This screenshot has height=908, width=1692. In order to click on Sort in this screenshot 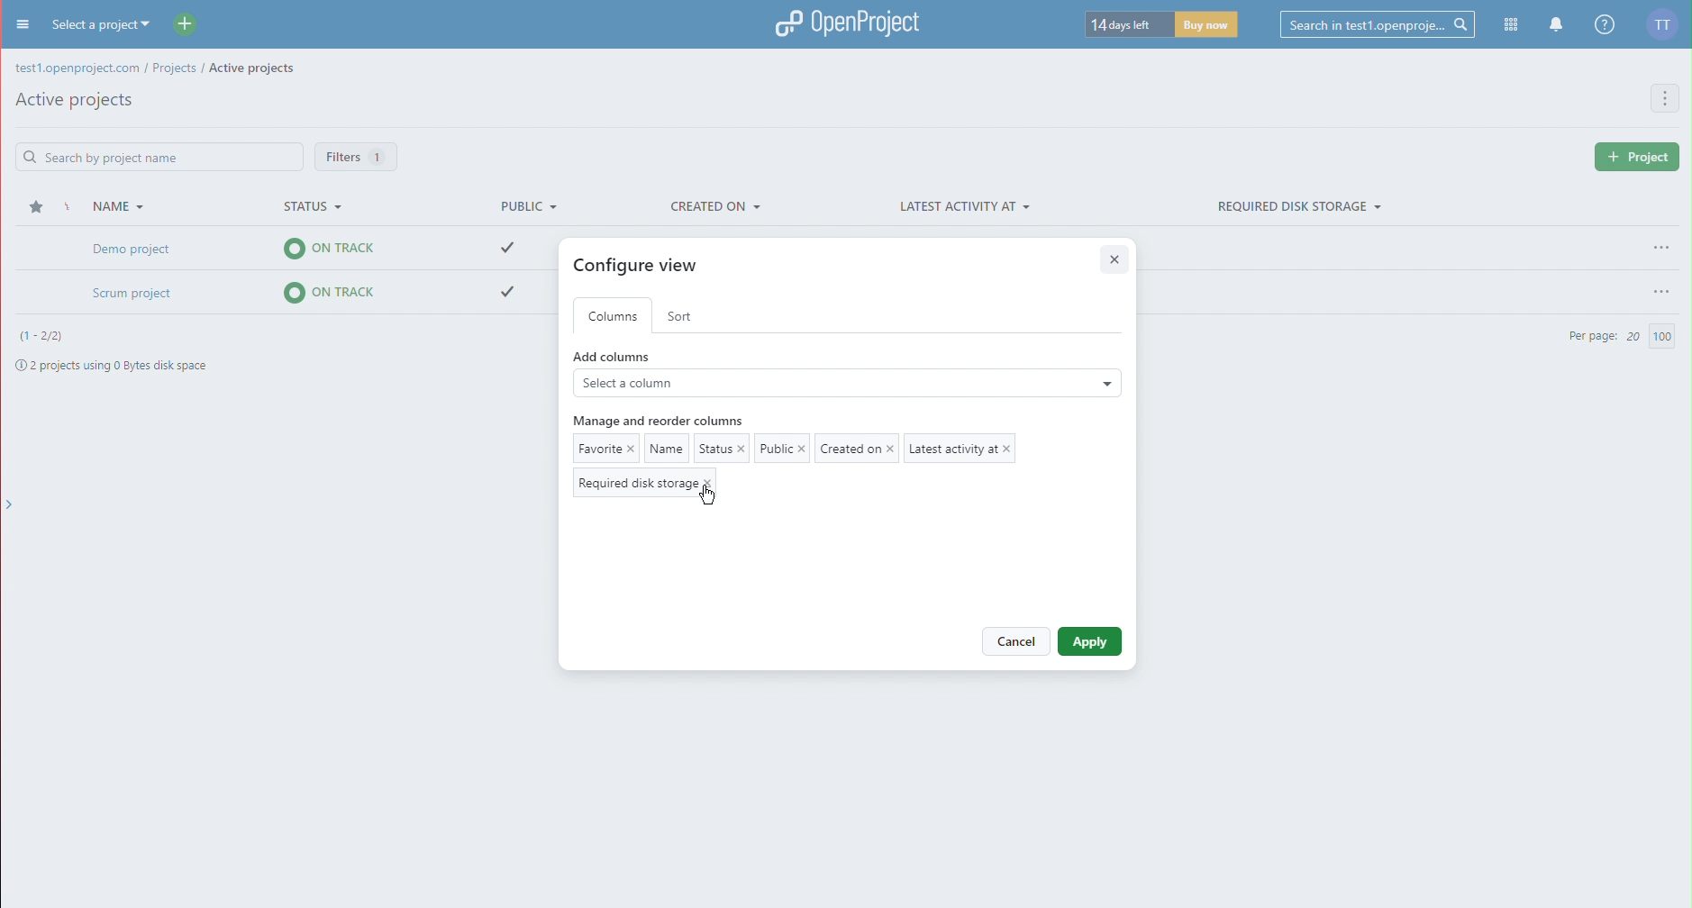, I will do `click(683, 314)`.